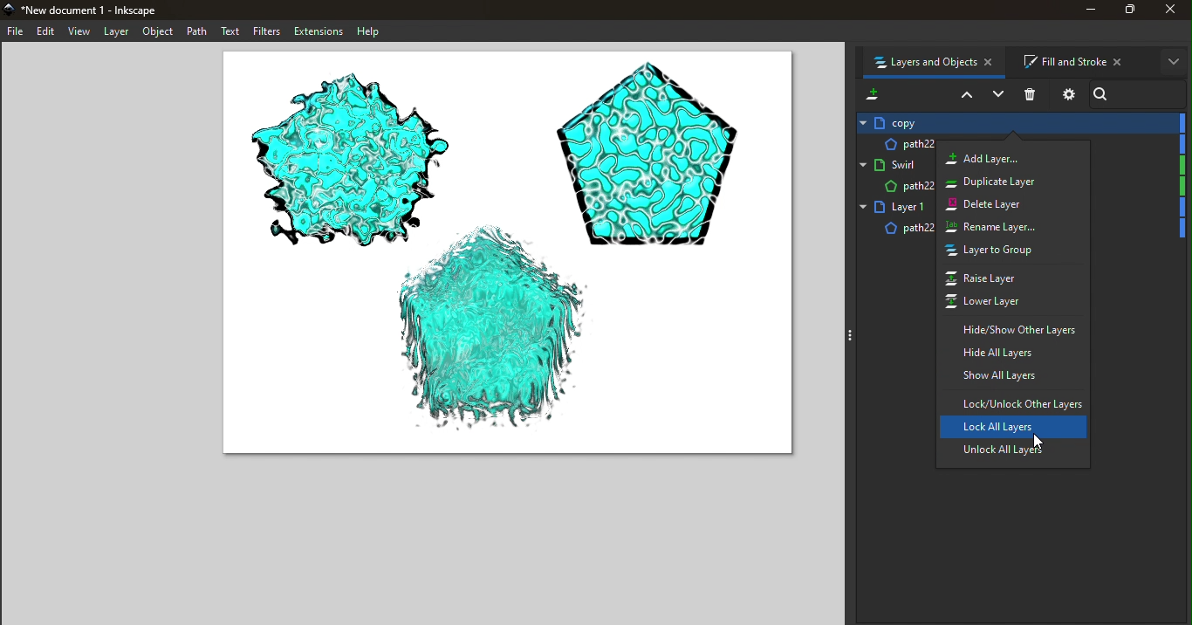 The image size is (1192, 625). I want to click on Delete layer, so click(1008, 205).